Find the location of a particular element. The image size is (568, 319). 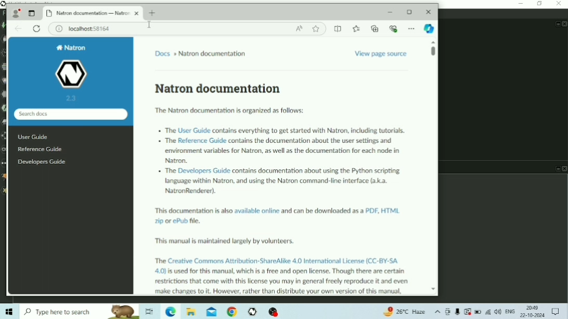

Vertical scrollbar is located at coordinates (433, 51).